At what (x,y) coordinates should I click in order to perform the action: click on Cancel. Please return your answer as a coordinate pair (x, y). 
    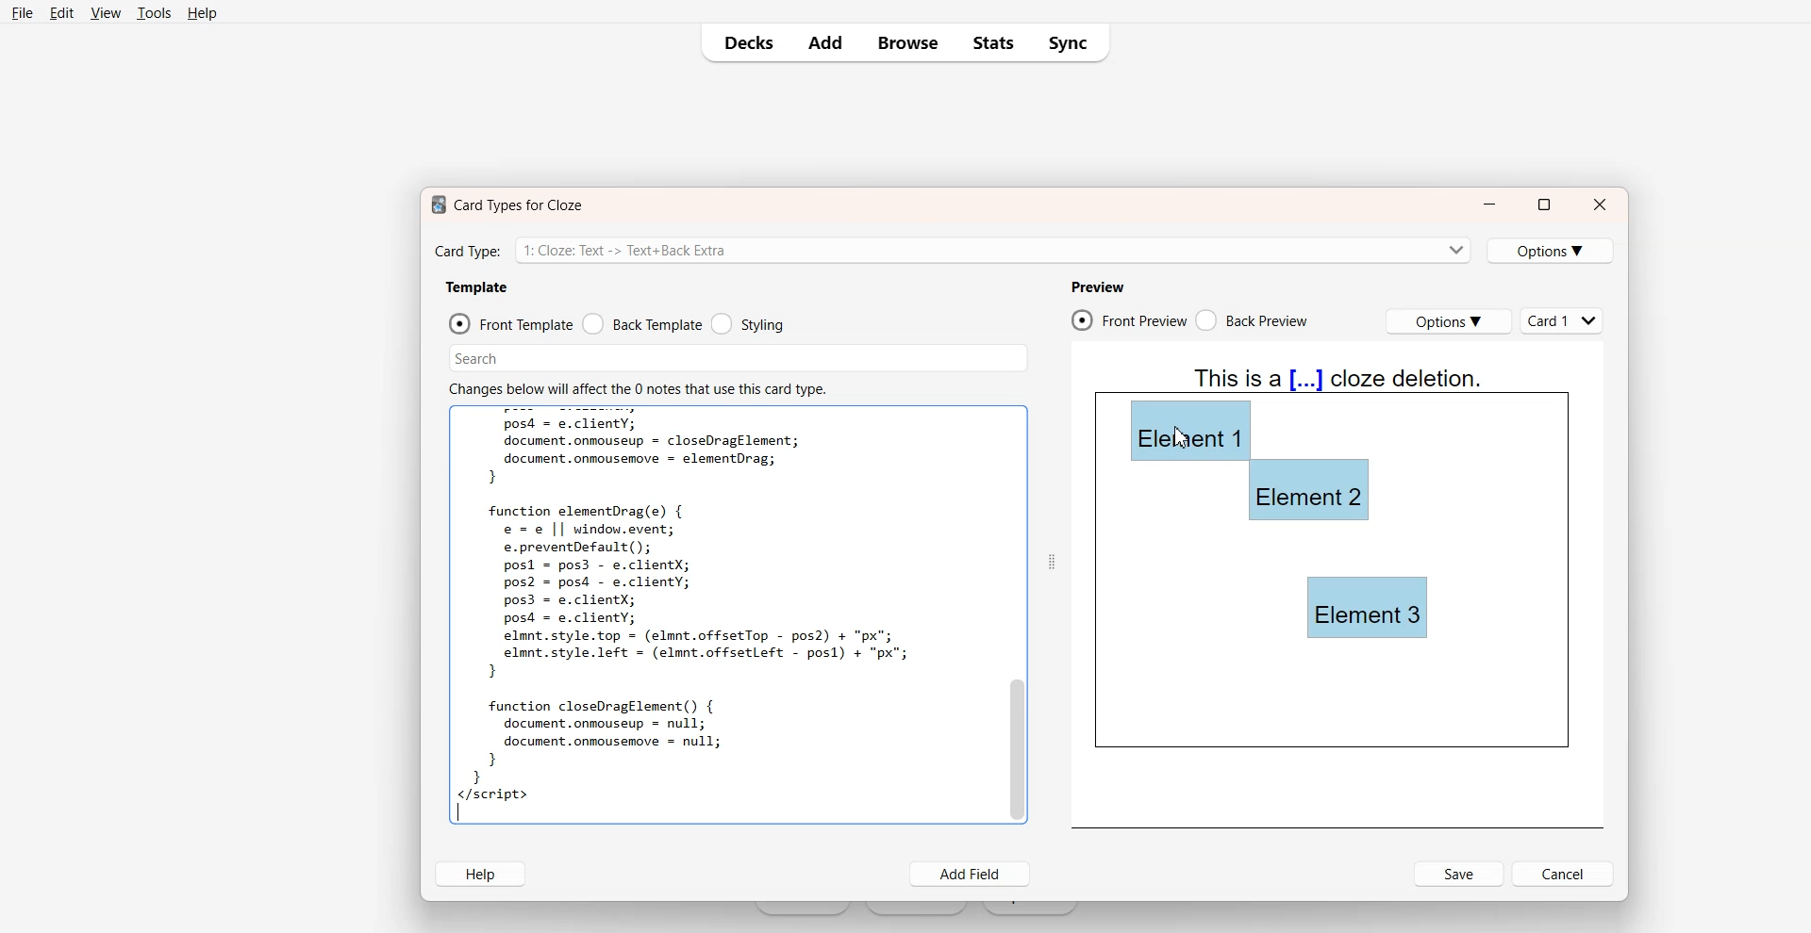
    Looking at the image, I should click on (1565, 874).